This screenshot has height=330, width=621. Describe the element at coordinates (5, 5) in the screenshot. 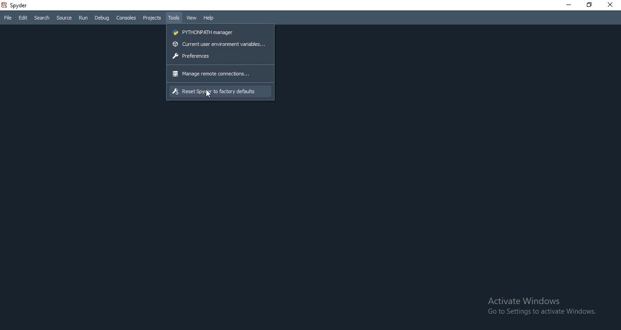

I see `spyder logo` at that location.